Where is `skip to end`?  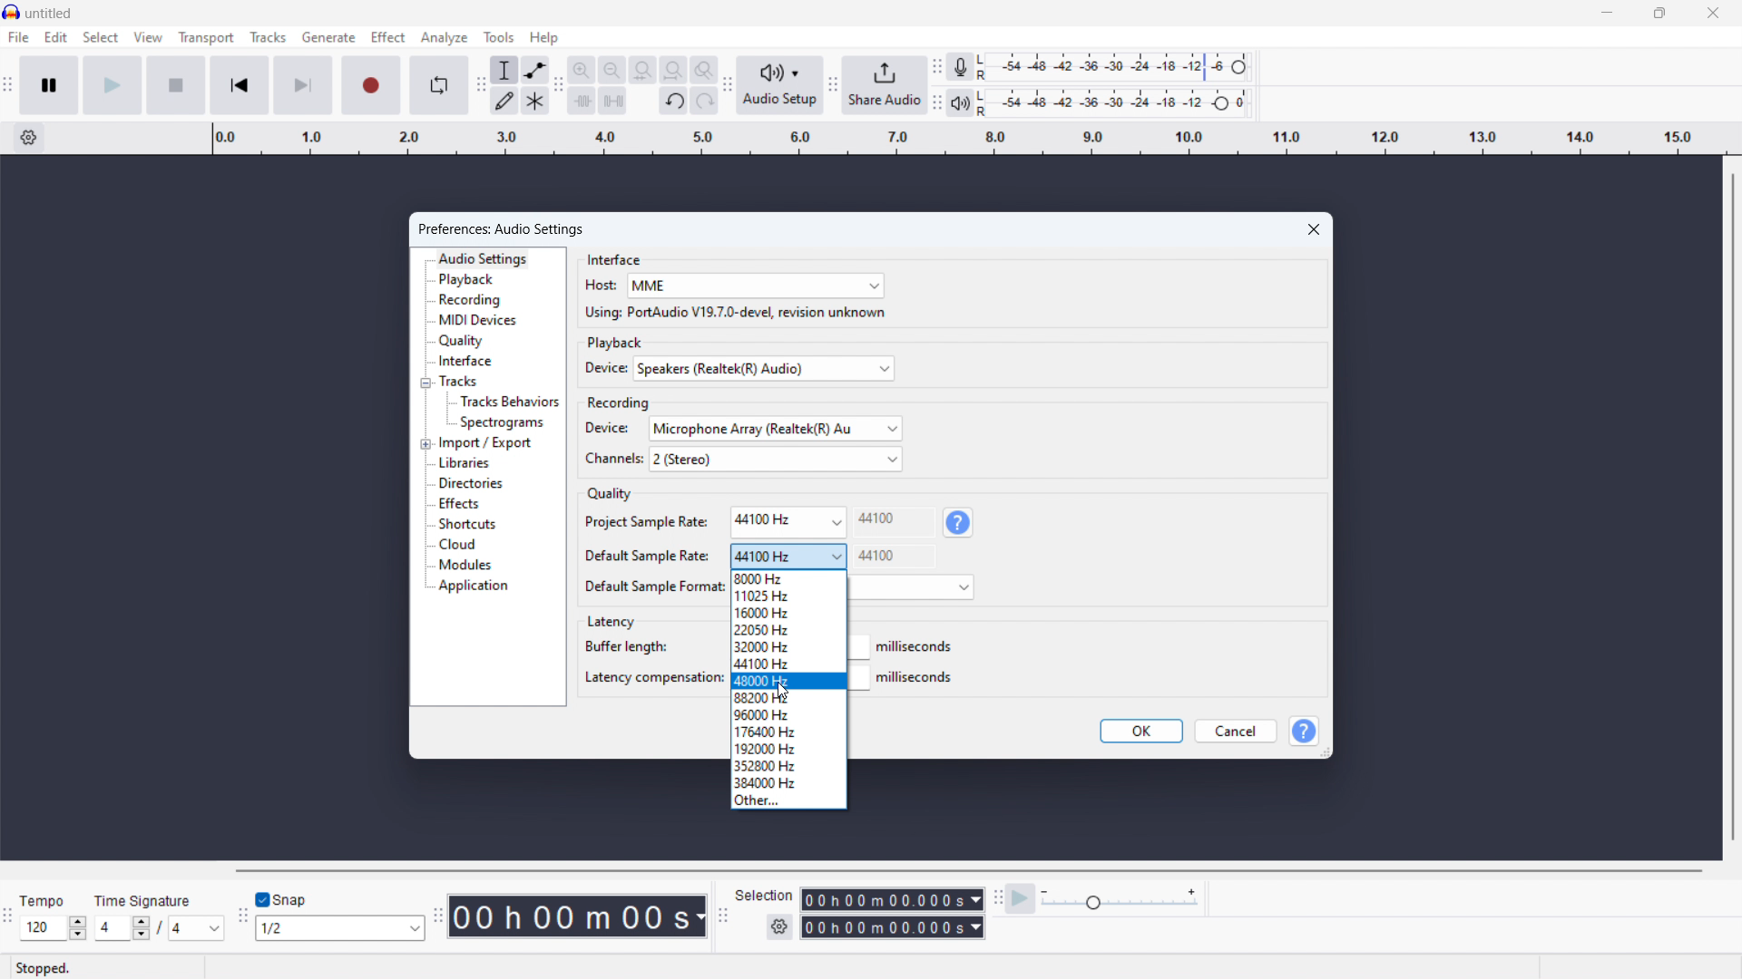 skip to end is located at coordinates (305, 85).